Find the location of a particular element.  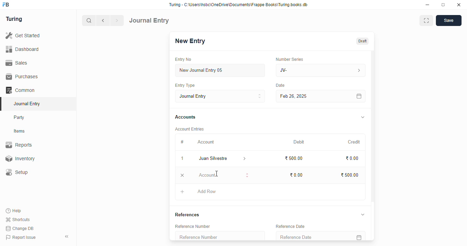

JV- is located at coordinates (321, 70).